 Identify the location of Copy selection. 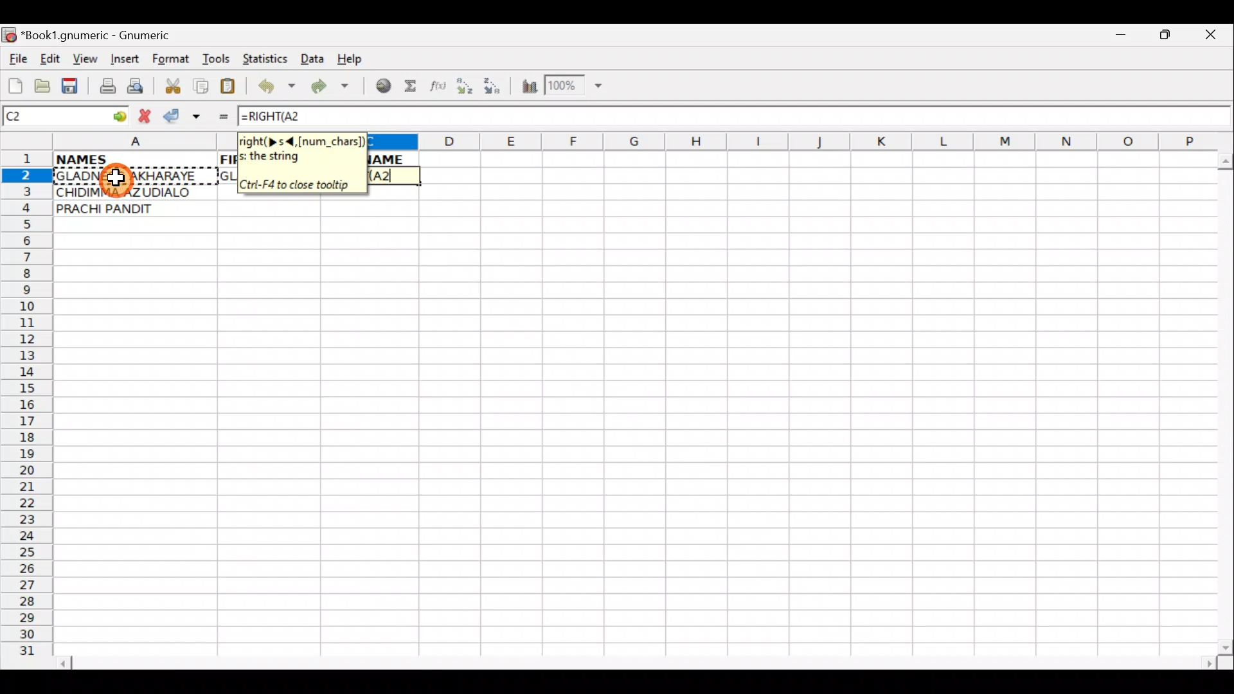
(202, 85).